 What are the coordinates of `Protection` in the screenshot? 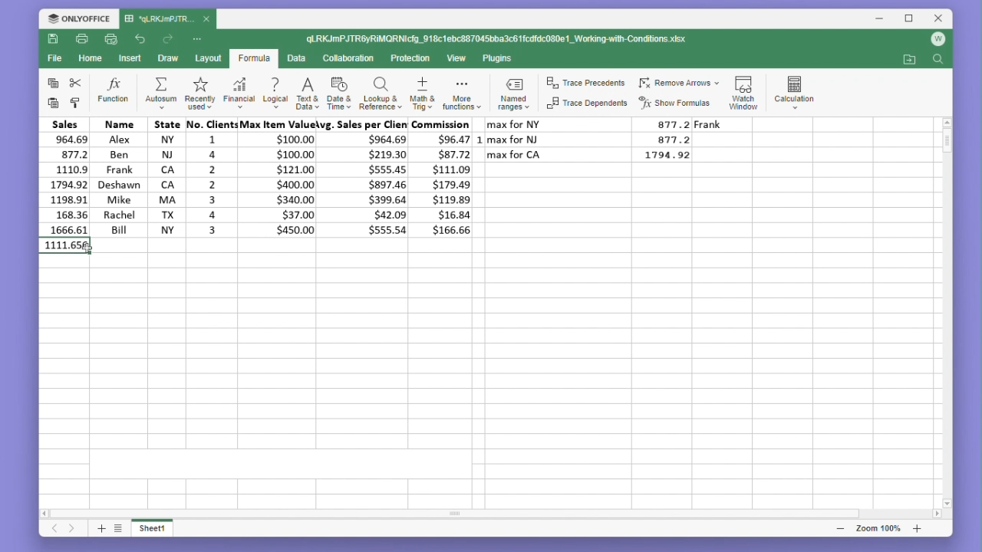 It's located at (409, 59).